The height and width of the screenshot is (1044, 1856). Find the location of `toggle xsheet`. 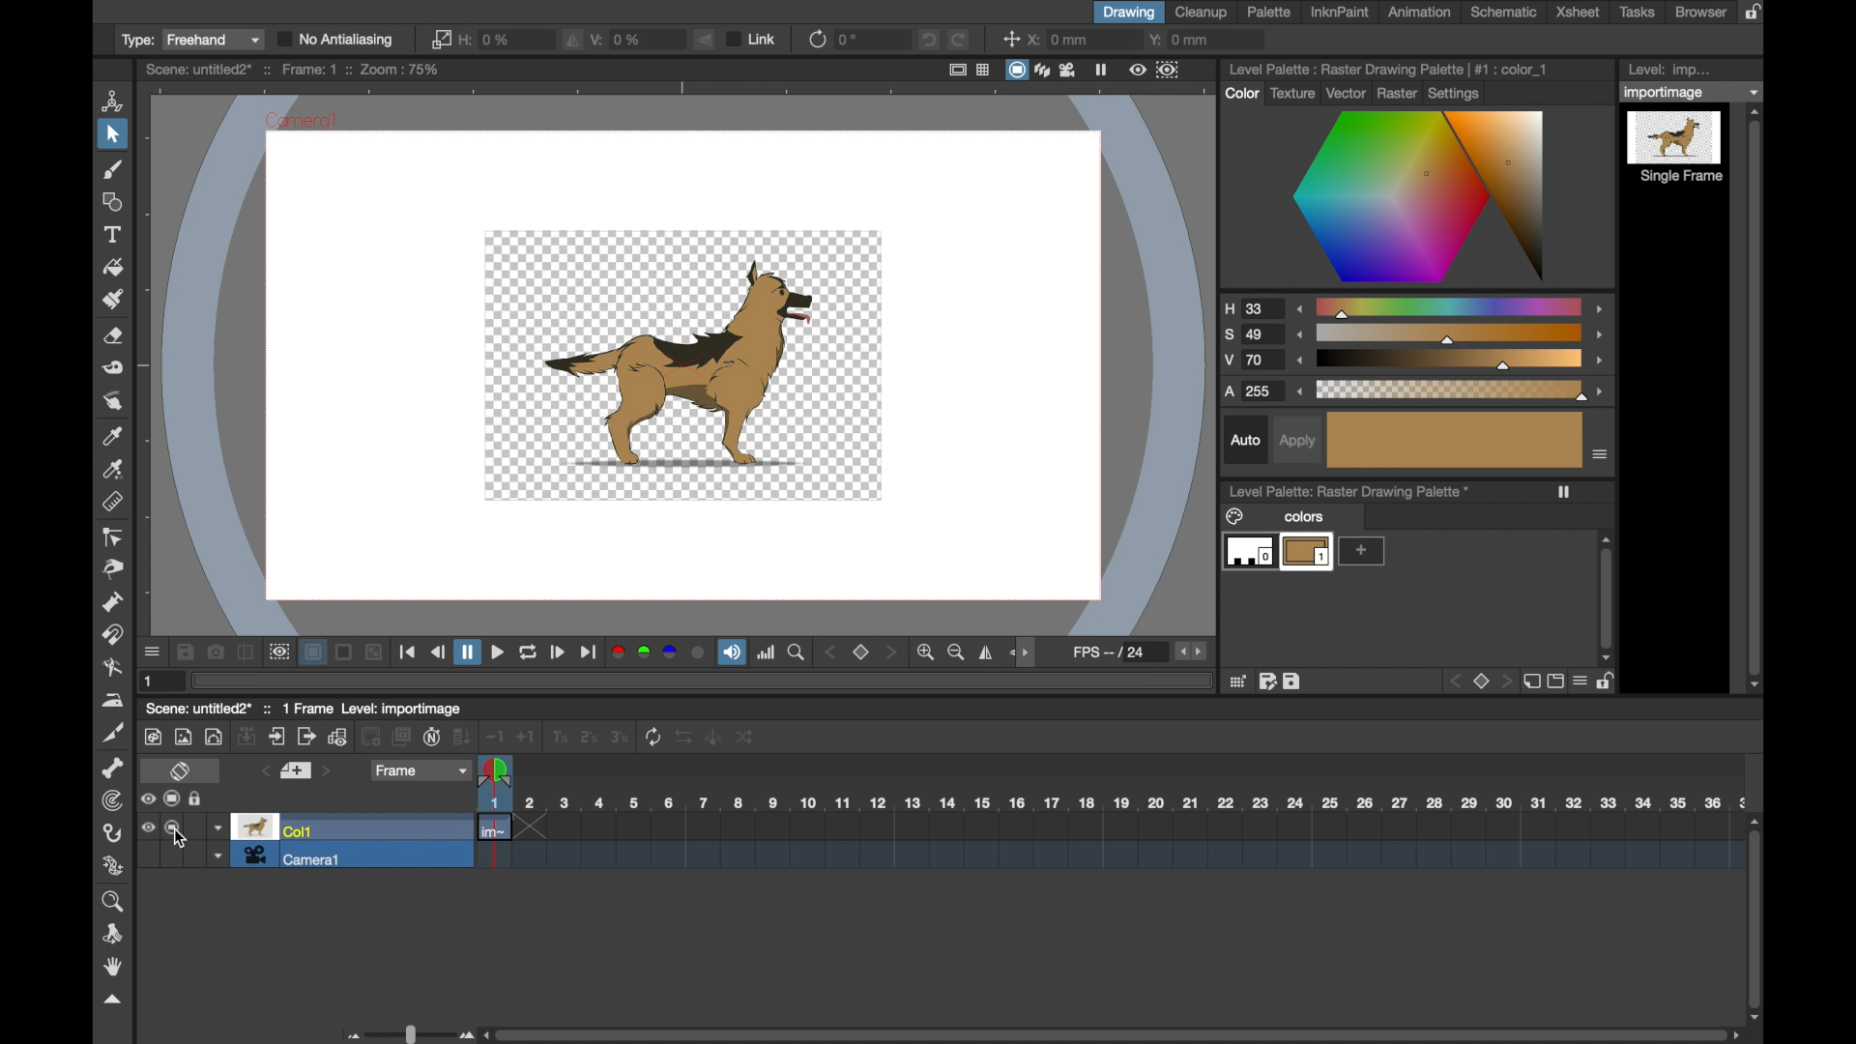

toggle xsheet is located at coordinates (179, 772).